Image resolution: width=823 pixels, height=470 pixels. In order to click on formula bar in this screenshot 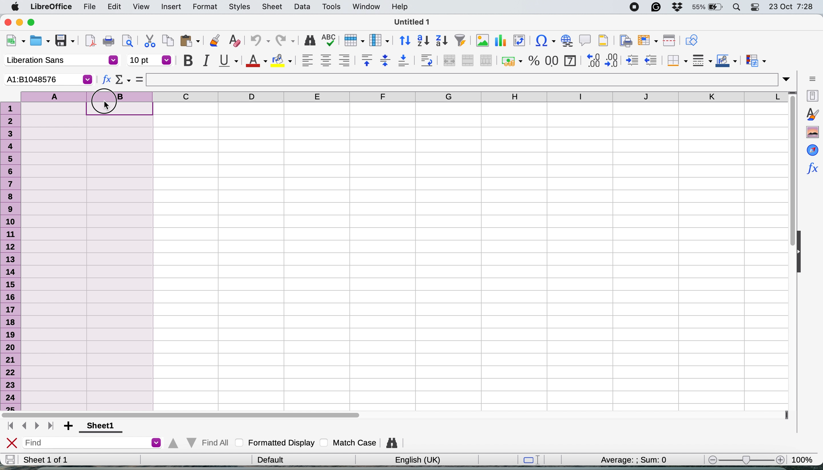, I will do `click(465, 79)`.